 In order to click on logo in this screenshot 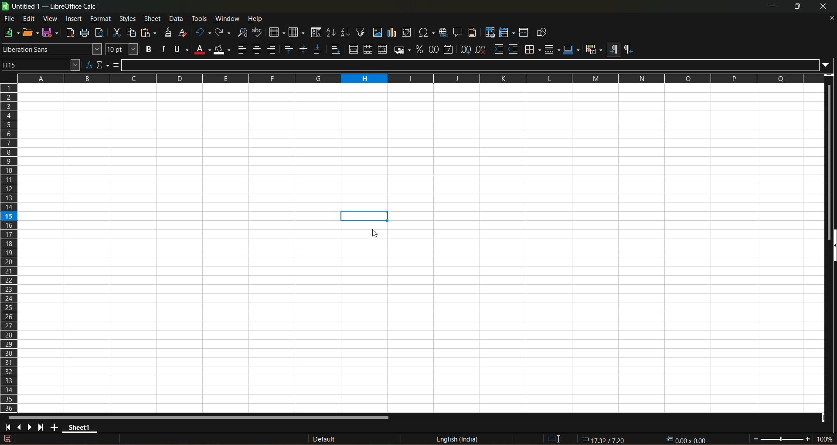, I will do `click(6, 6)`.